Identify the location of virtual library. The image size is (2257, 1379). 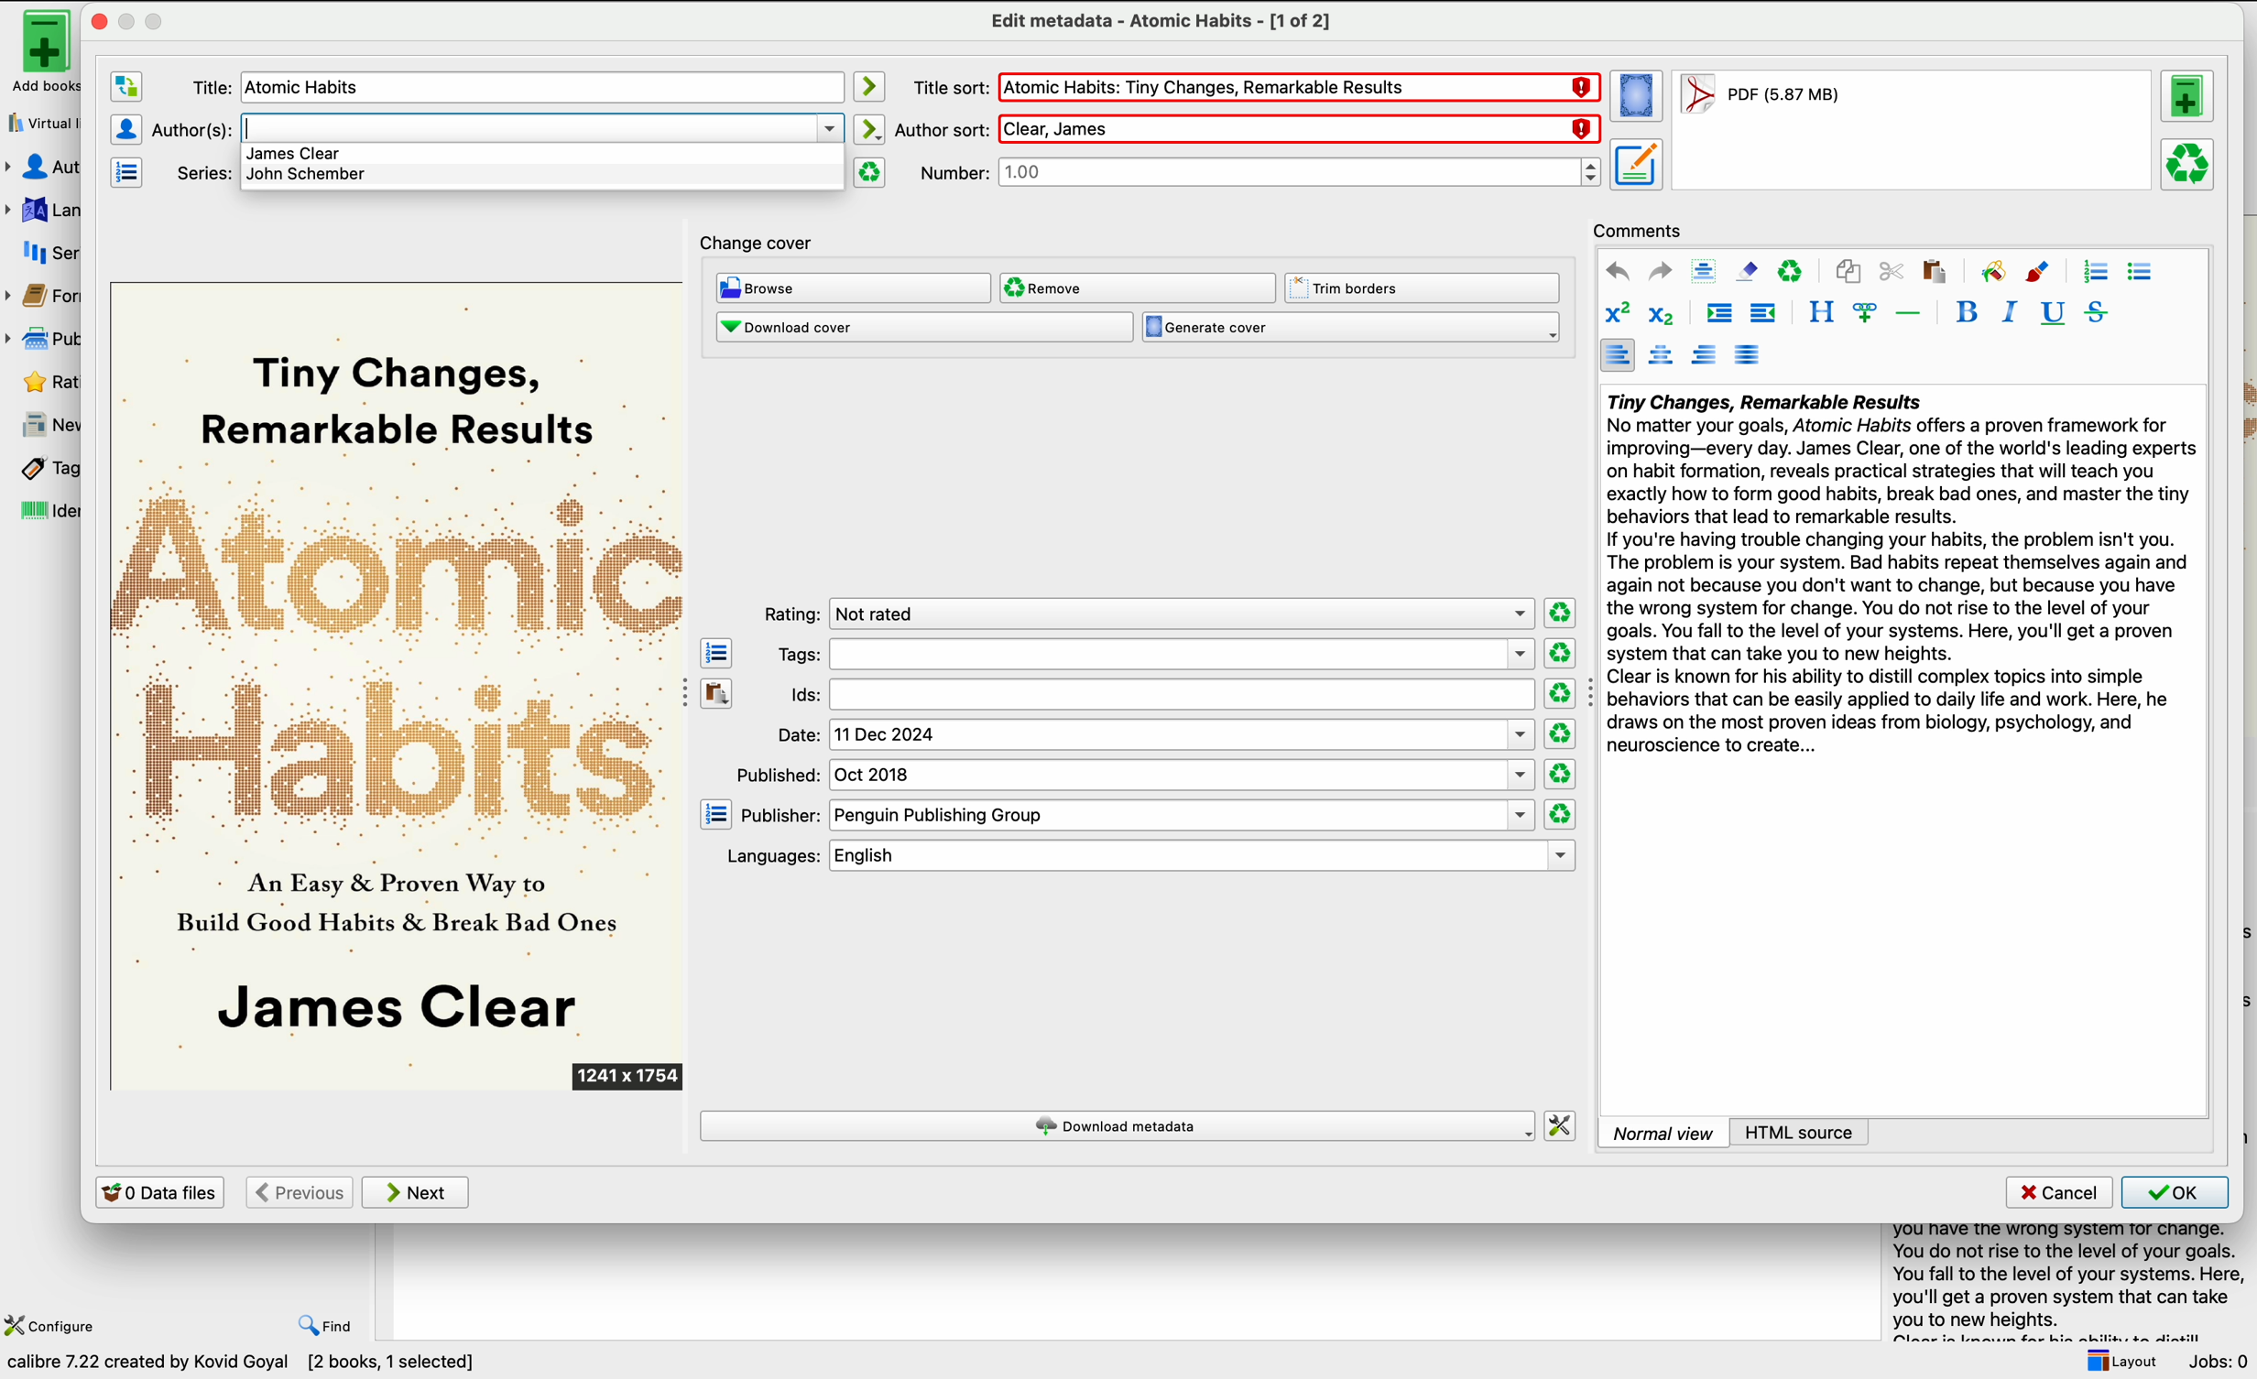
(39, 122).